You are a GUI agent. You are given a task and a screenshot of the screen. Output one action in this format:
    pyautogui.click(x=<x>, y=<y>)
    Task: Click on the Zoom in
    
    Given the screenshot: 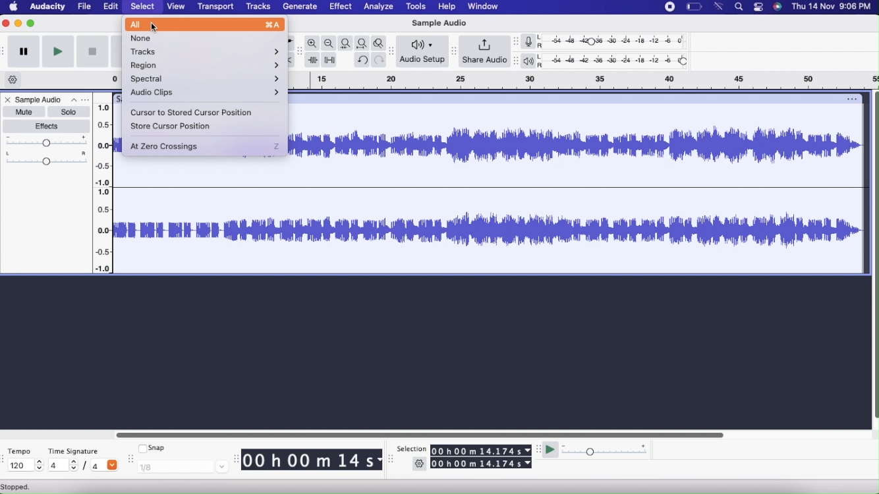 What is the action you would take?
    pyautogui.click(x=312, y=43)
    